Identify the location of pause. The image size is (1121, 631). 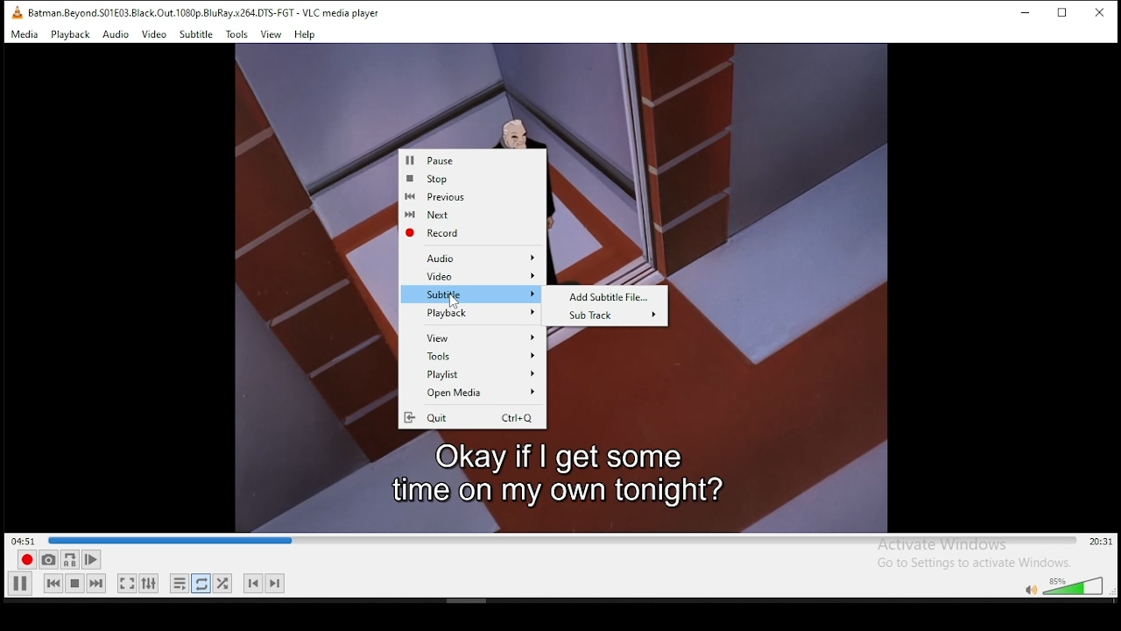
(74, 585).